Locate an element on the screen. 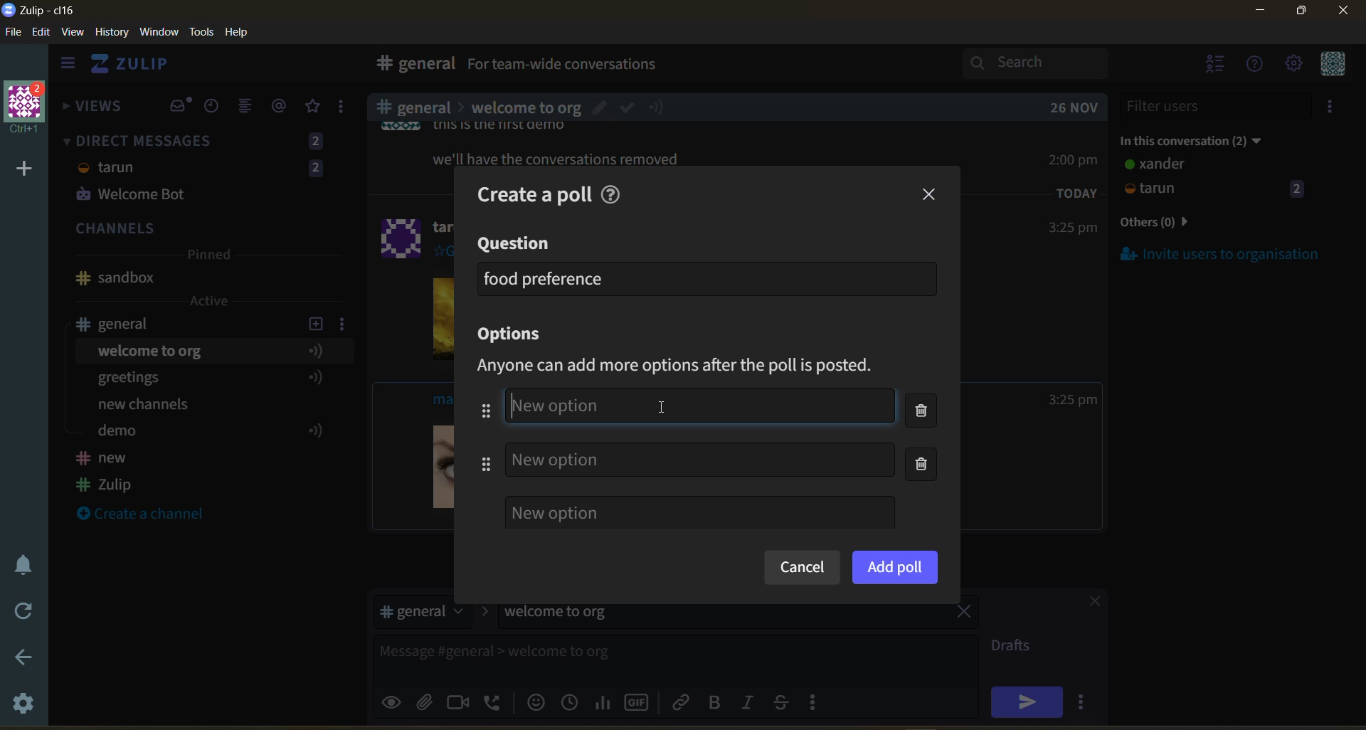 Image resolution: width=1366 pixels, height=730 pixels. others is located at coordinates (1177, 223).